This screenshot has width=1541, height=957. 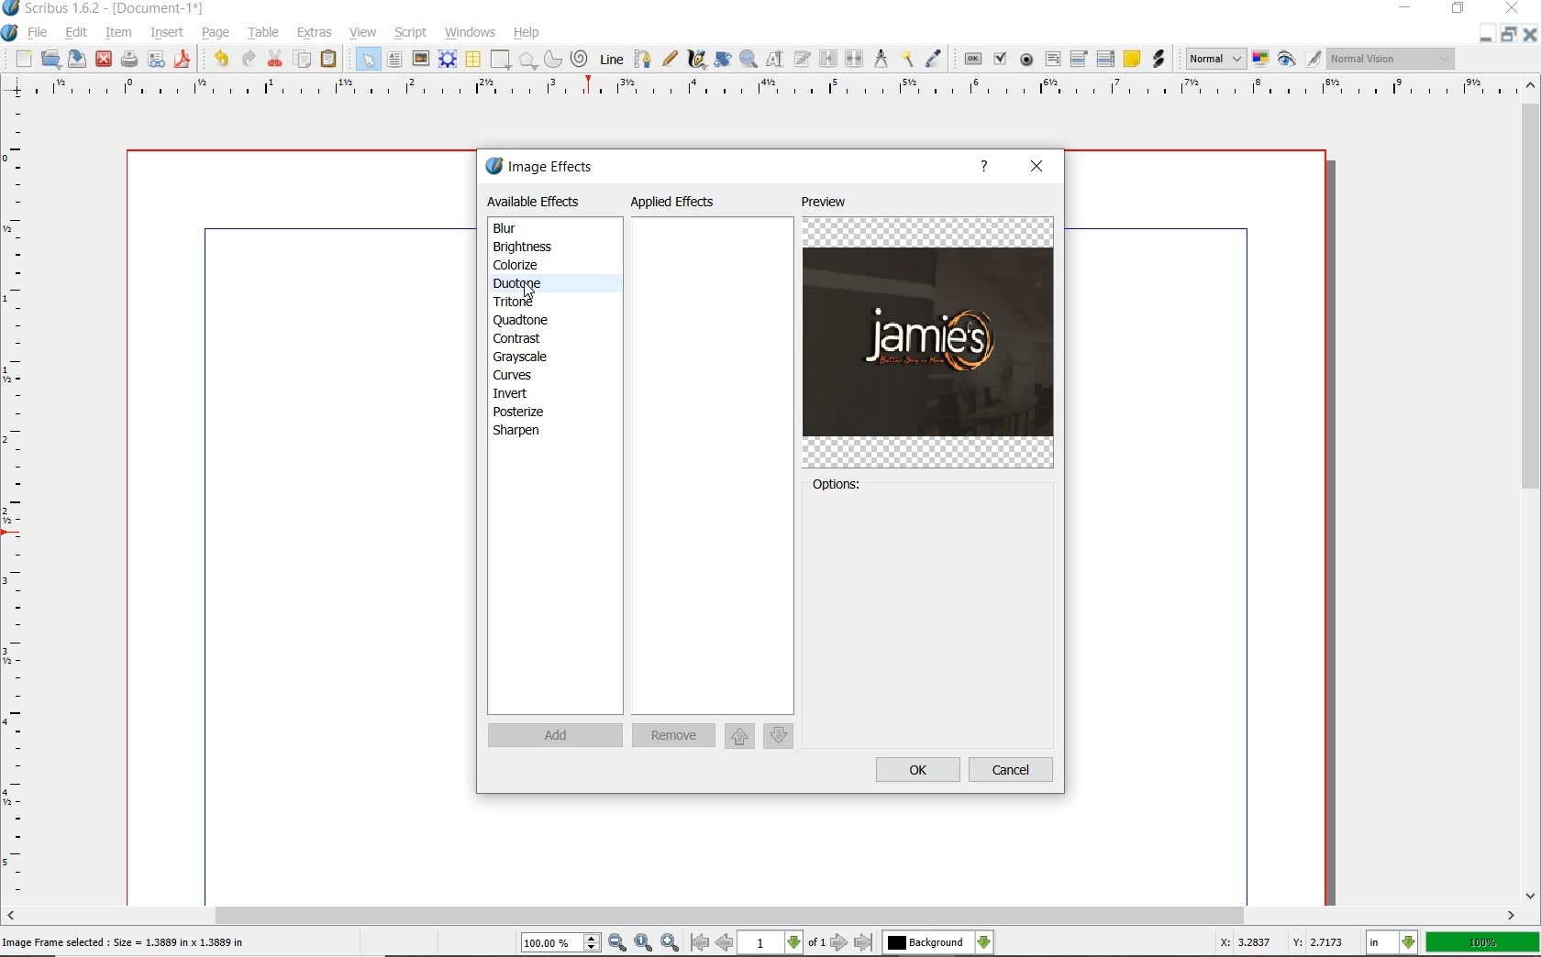 I want to click on grayscale, so click(x=522, y=357).